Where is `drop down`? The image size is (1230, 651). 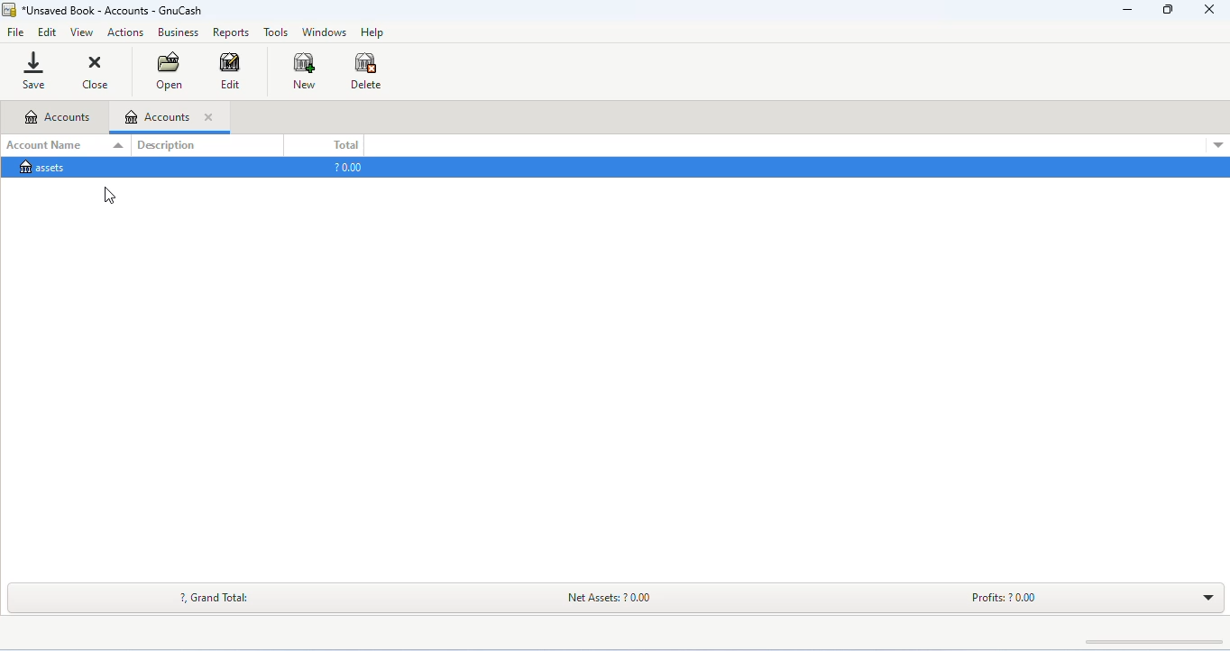
drop down is located at coordinates (1207, 598).